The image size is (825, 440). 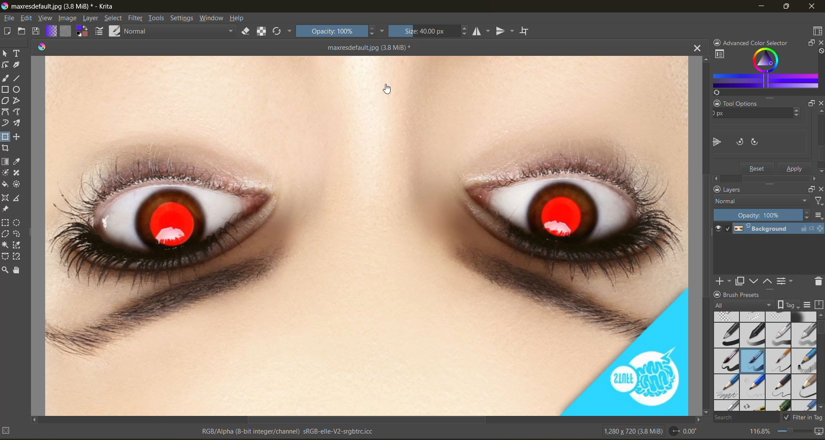 I want to click on save, so click(x=38, y=31).